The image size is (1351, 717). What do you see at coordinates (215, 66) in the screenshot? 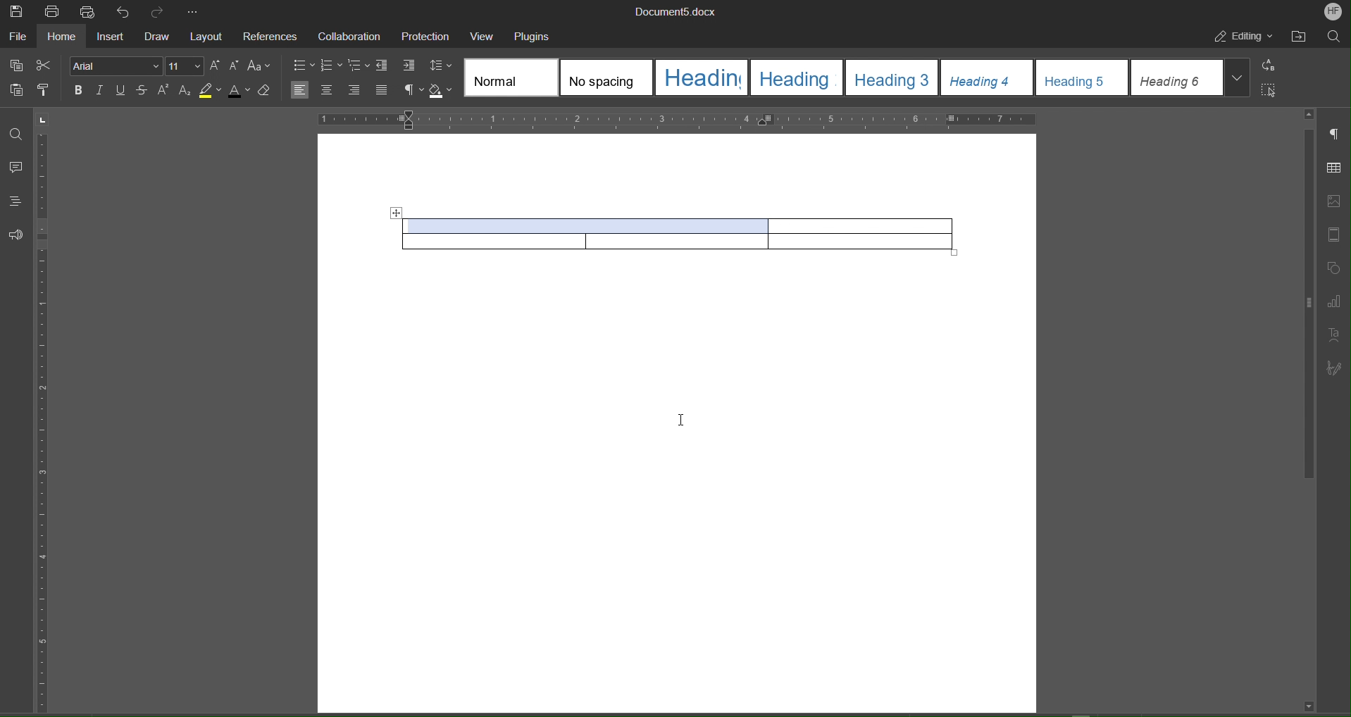
I see `Increase Size` at bounding box center [215, 66].